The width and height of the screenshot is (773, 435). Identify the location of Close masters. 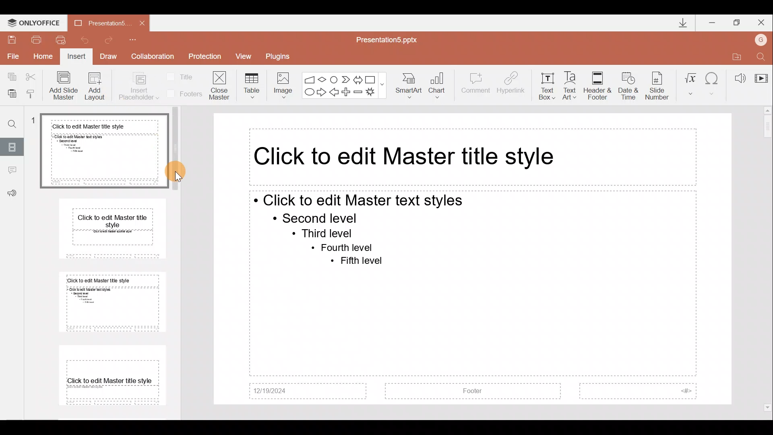
(220, 85).